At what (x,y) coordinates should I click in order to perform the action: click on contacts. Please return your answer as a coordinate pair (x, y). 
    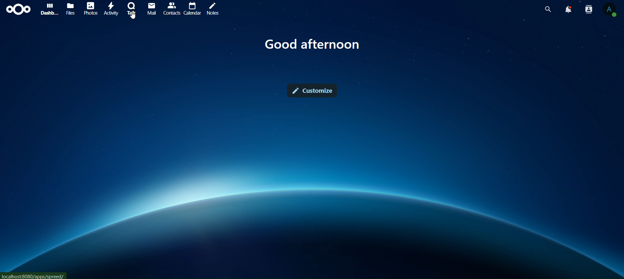
    Looking at the image, I should click on (589, 10).